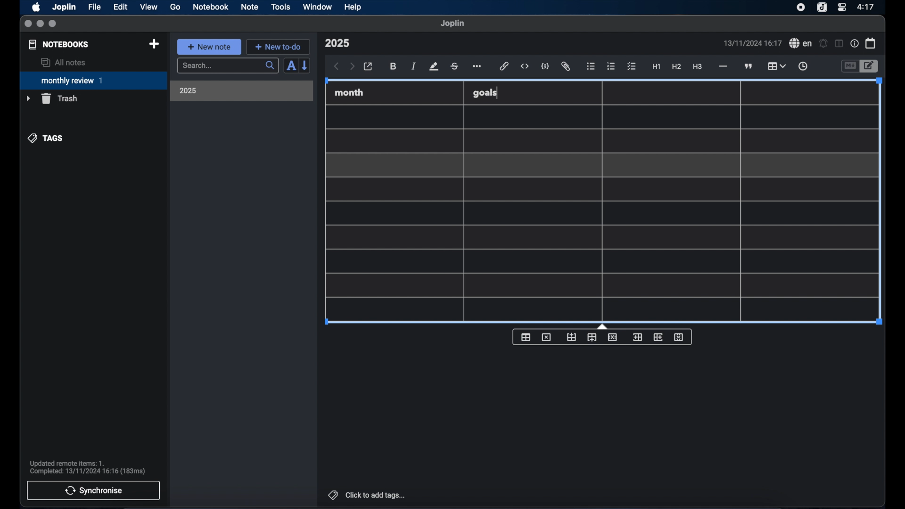 This screenshot has height=509, width=905. Describe the element at coordinates (394, 66) in the screenshot. I see `bold` at that location.